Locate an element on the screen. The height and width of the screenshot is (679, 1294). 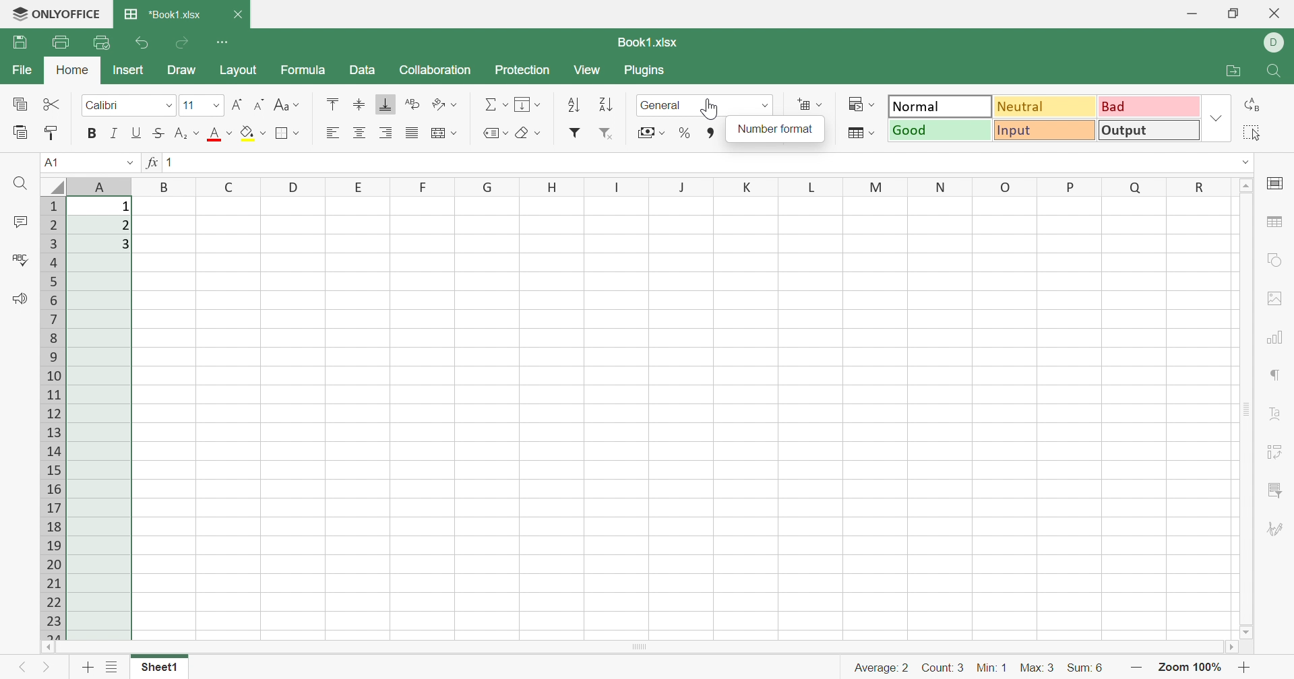
Fill color is located at coordinates (253, 131).